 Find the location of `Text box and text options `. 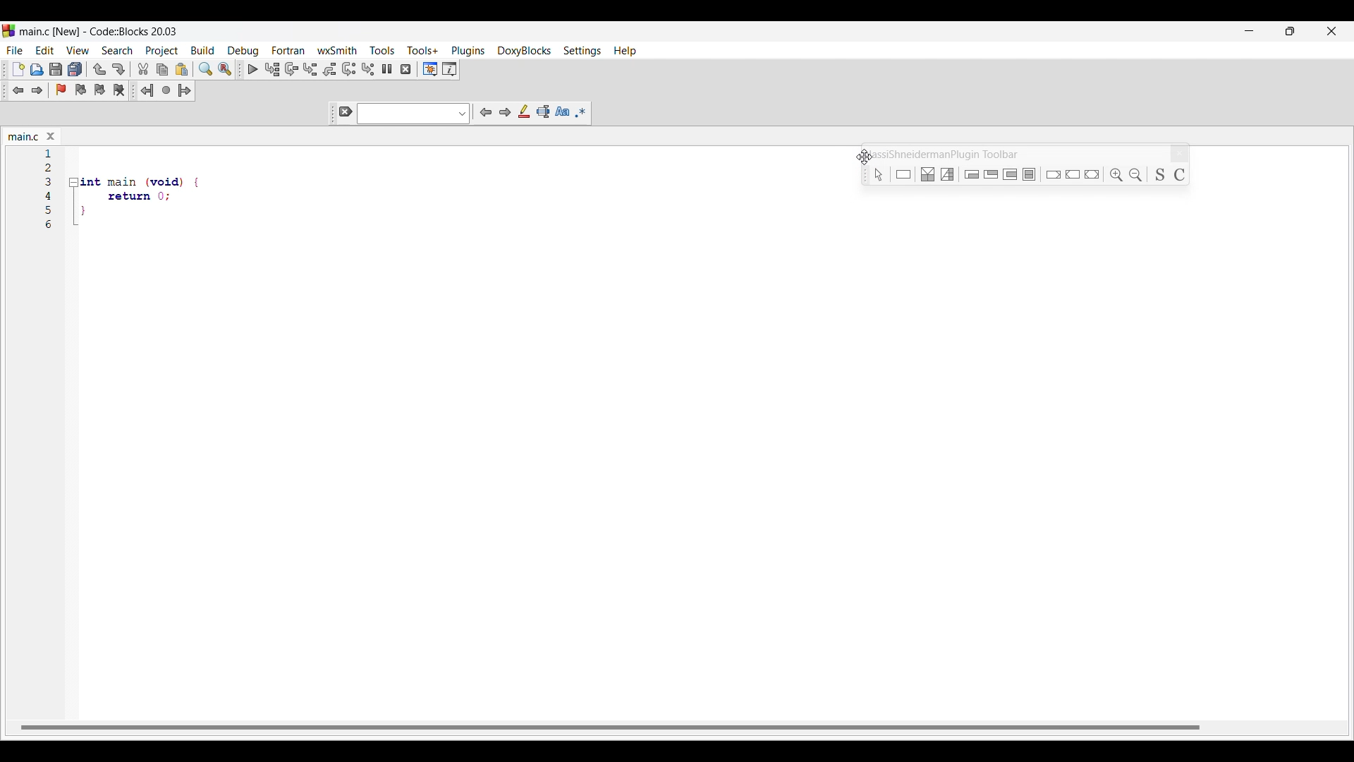

Text box and text options  is located at coordinates (414, 114).